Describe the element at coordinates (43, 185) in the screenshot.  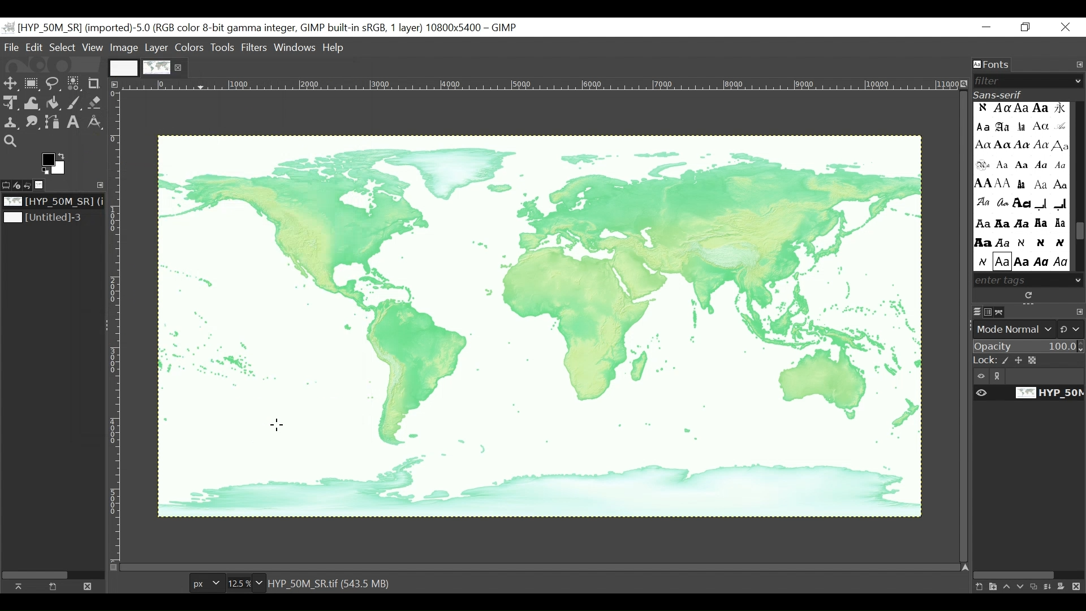
I see `Image` at that location.